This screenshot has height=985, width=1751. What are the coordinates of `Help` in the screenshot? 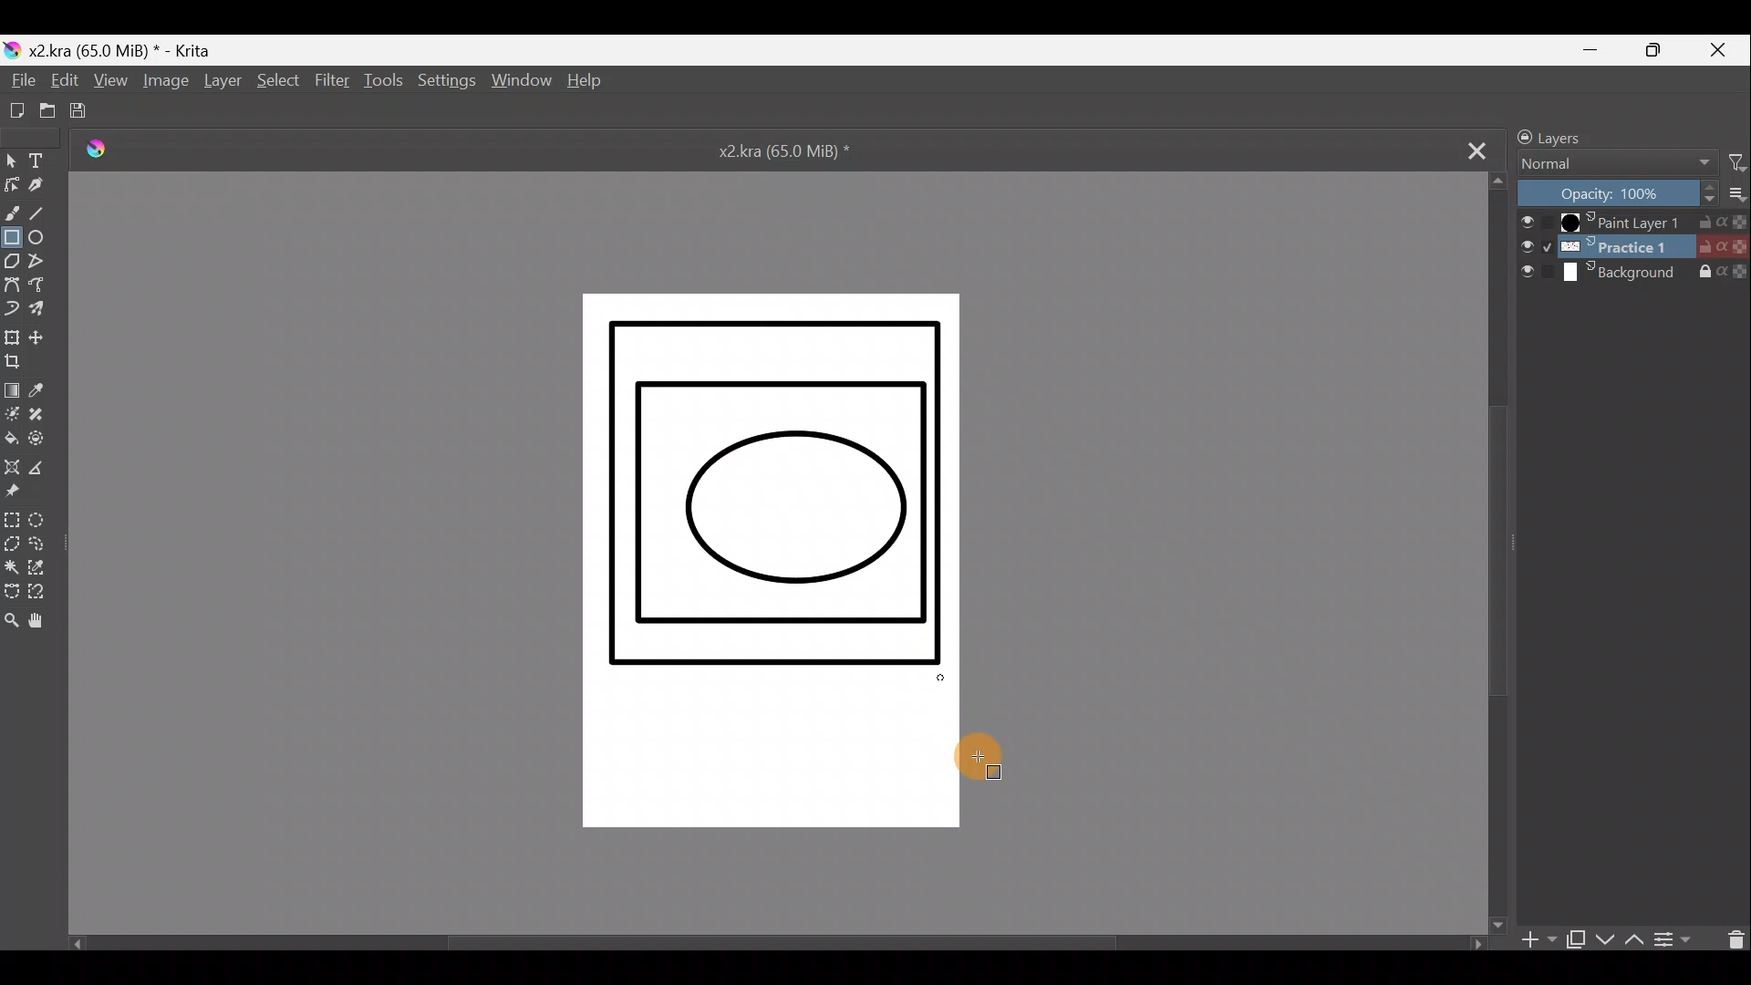 It's located at (593, 84).